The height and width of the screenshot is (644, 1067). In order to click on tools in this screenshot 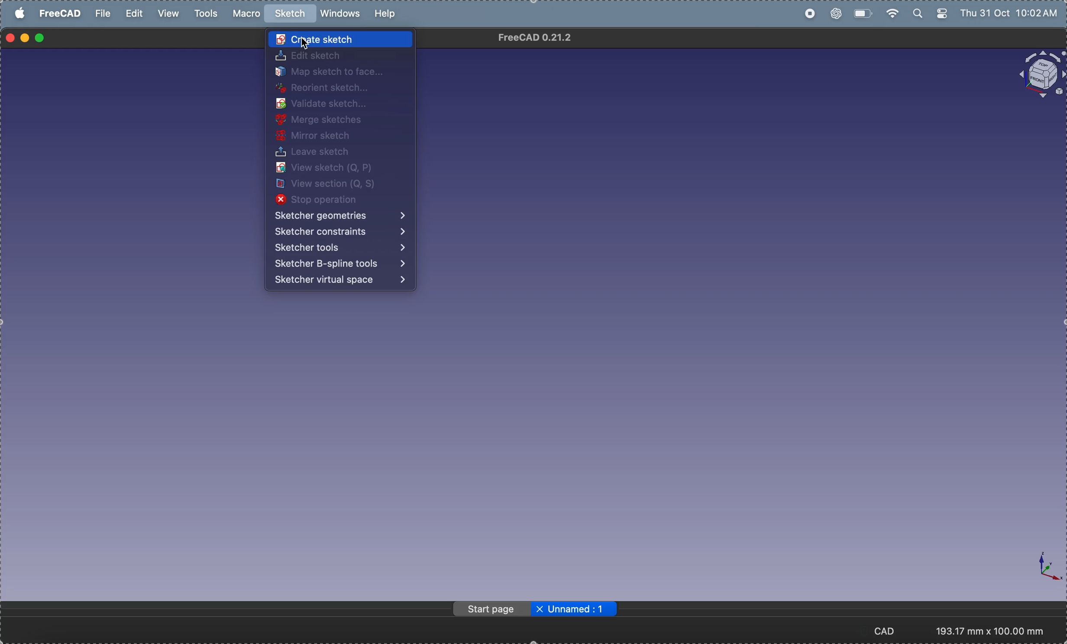, I will do `click(208, 14)`.